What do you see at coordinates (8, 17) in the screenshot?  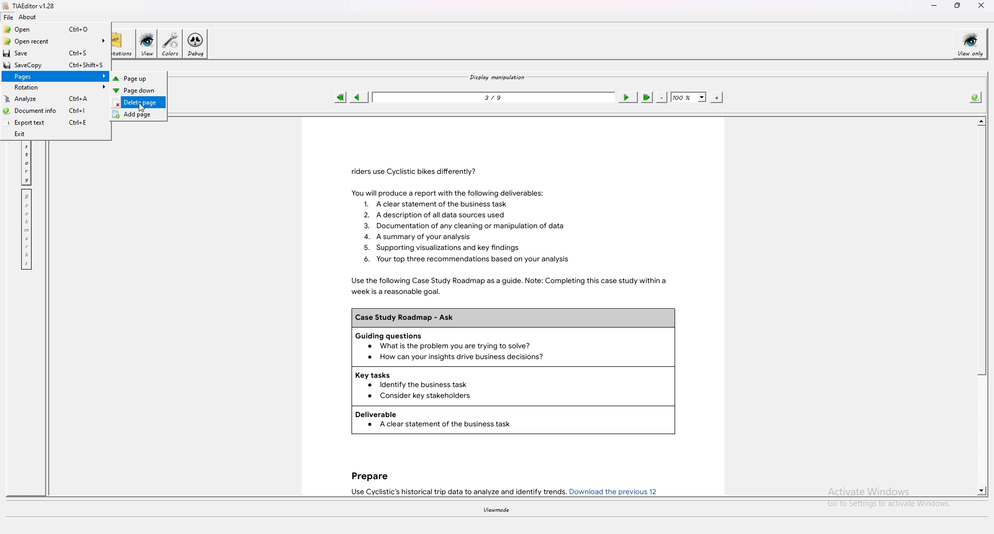 I see `file` at bounding box center [8, 17].